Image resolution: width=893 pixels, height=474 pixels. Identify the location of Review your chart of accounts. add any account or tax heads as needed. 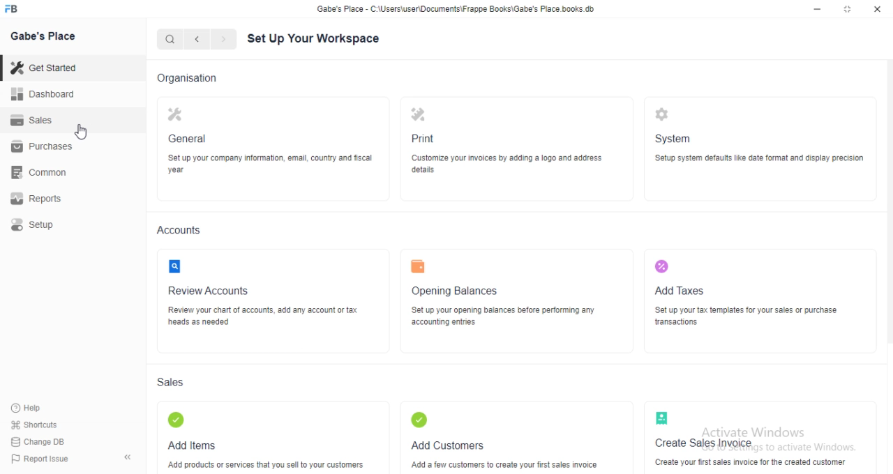
(268, 318).